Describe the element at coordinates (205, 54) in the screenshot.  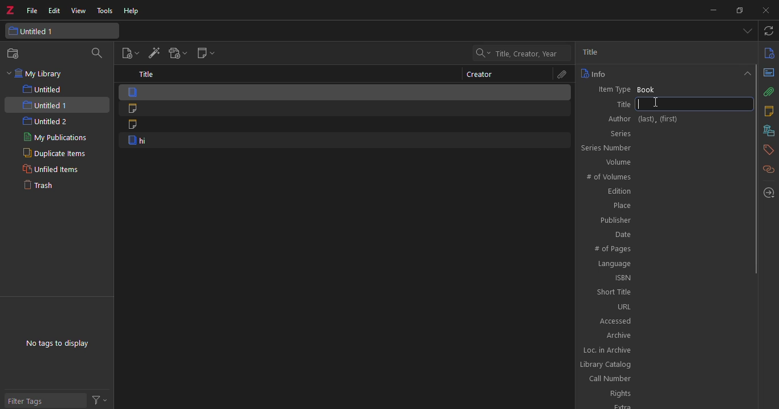
I see `new note` at that location.